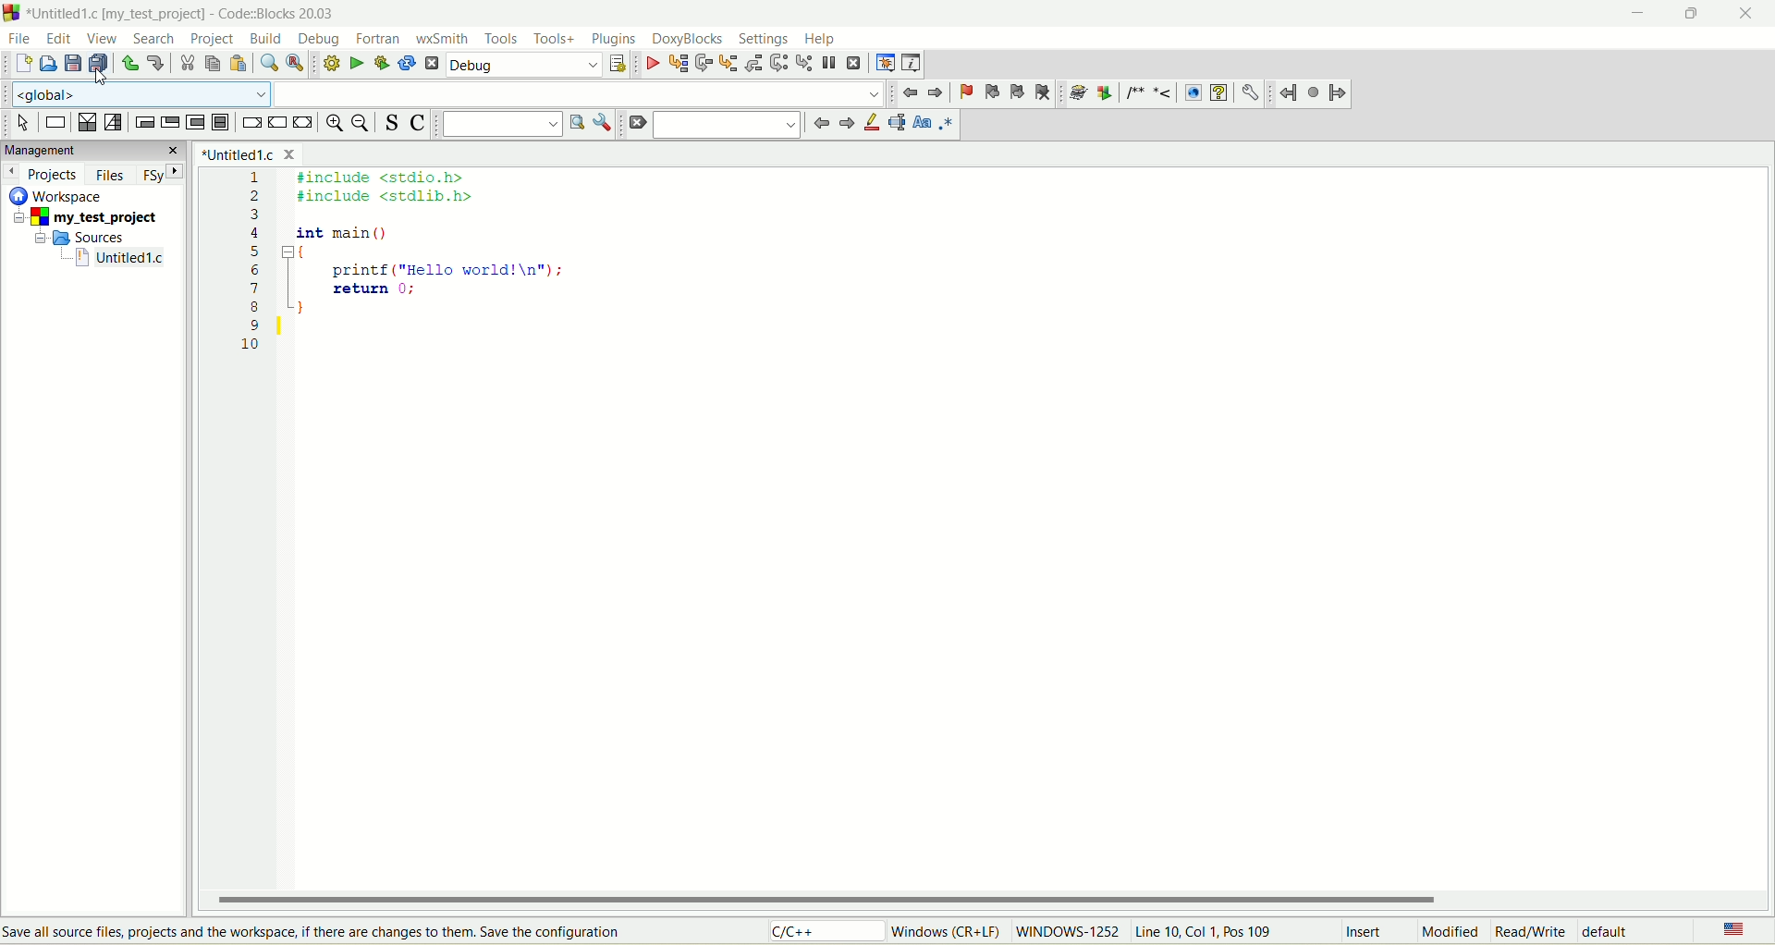 This screenshot has height=945, width=1775. I want to click on search, so click(730, 127).